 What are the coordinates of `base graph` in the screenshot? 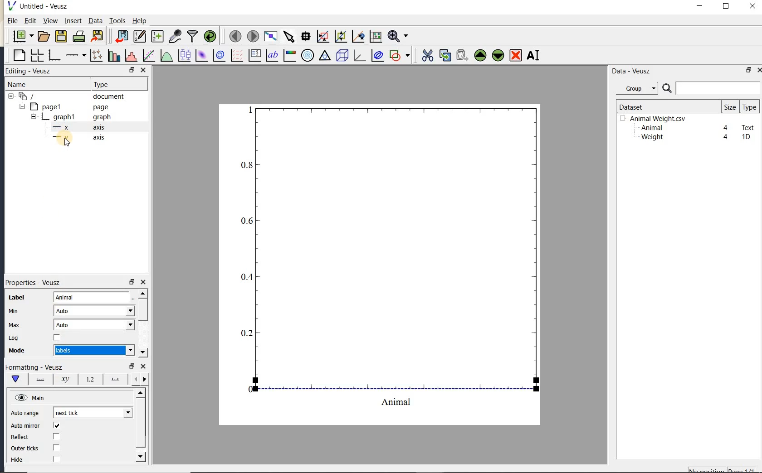 It's located at (54, 55).